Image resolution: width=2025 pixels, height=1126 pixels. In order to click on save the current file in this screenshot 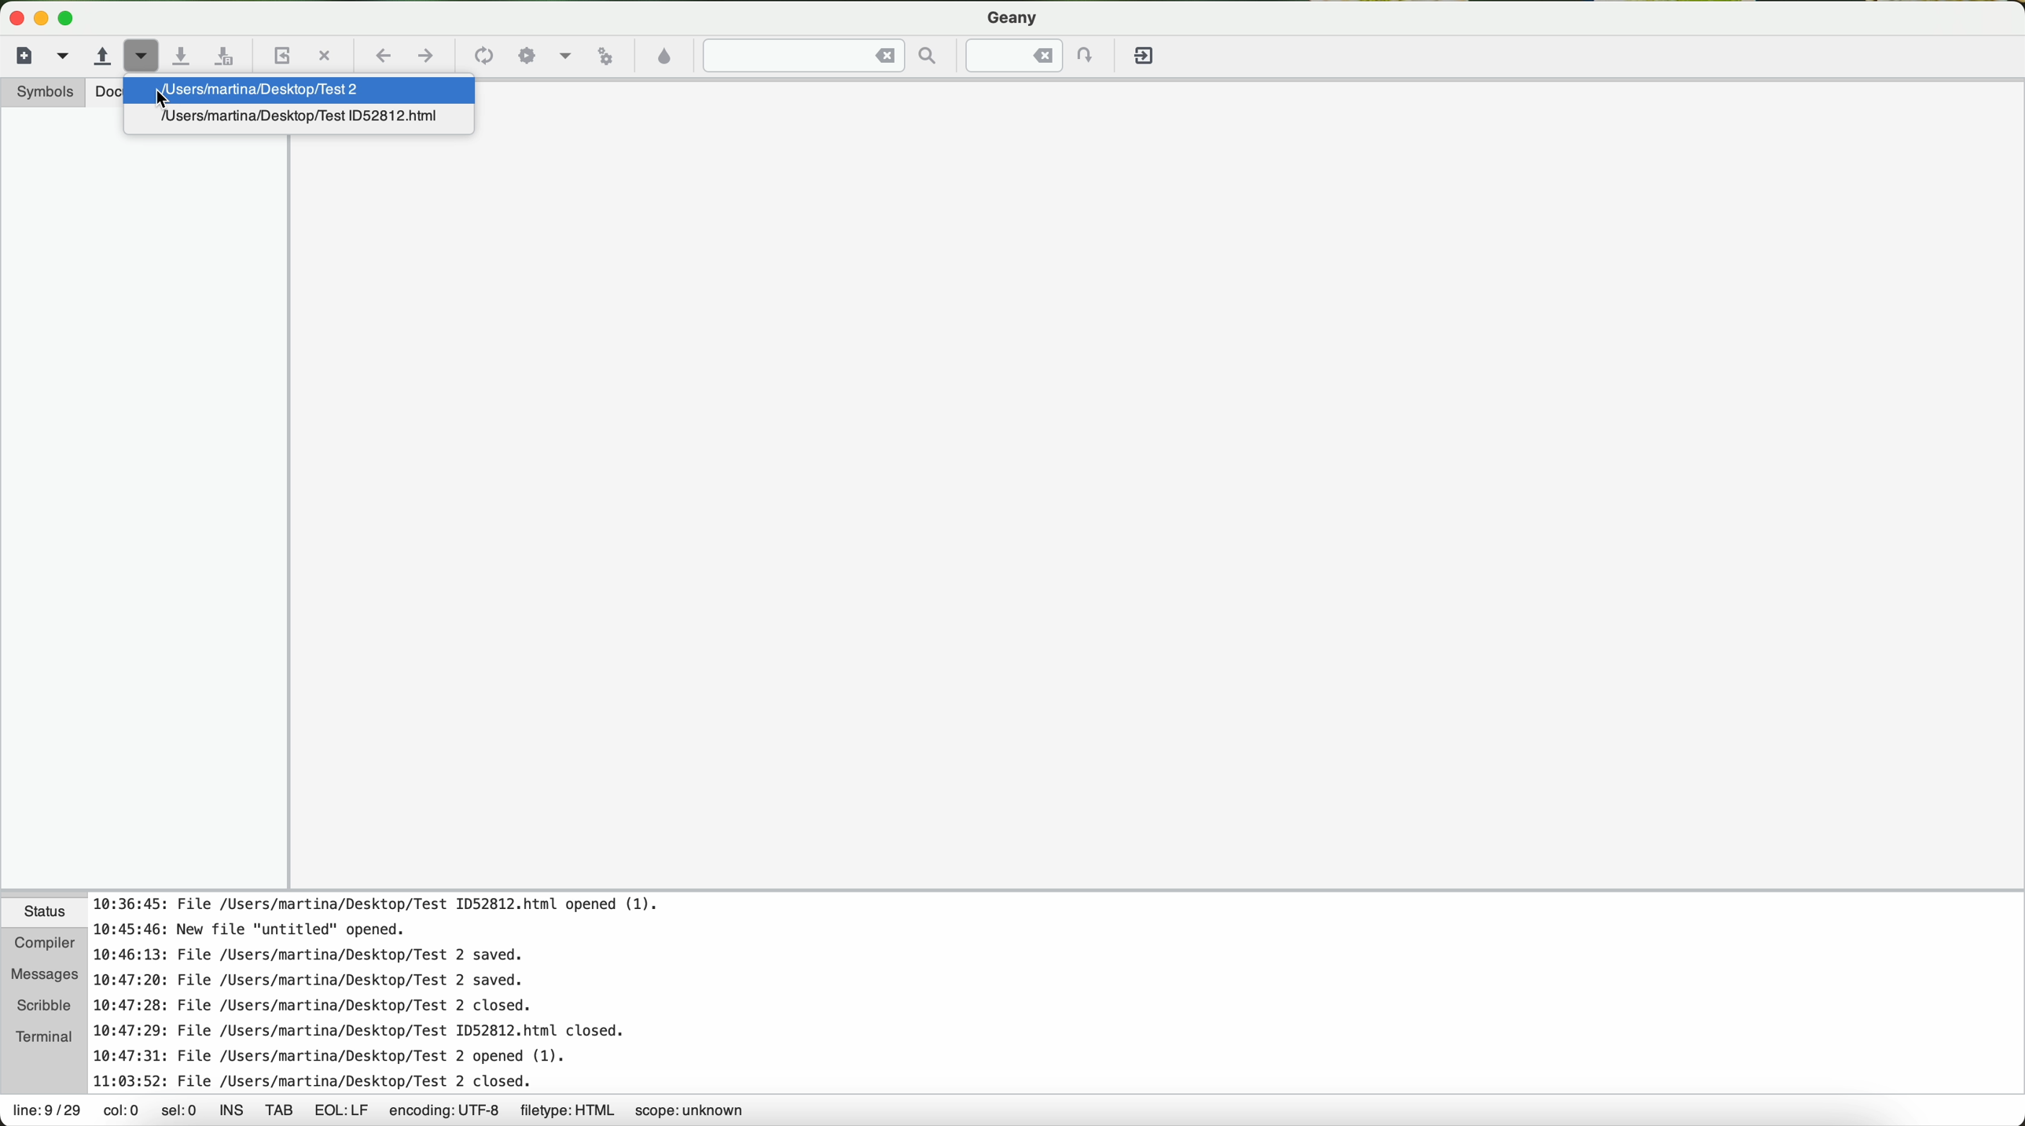, I will do `click(186, 57)`.